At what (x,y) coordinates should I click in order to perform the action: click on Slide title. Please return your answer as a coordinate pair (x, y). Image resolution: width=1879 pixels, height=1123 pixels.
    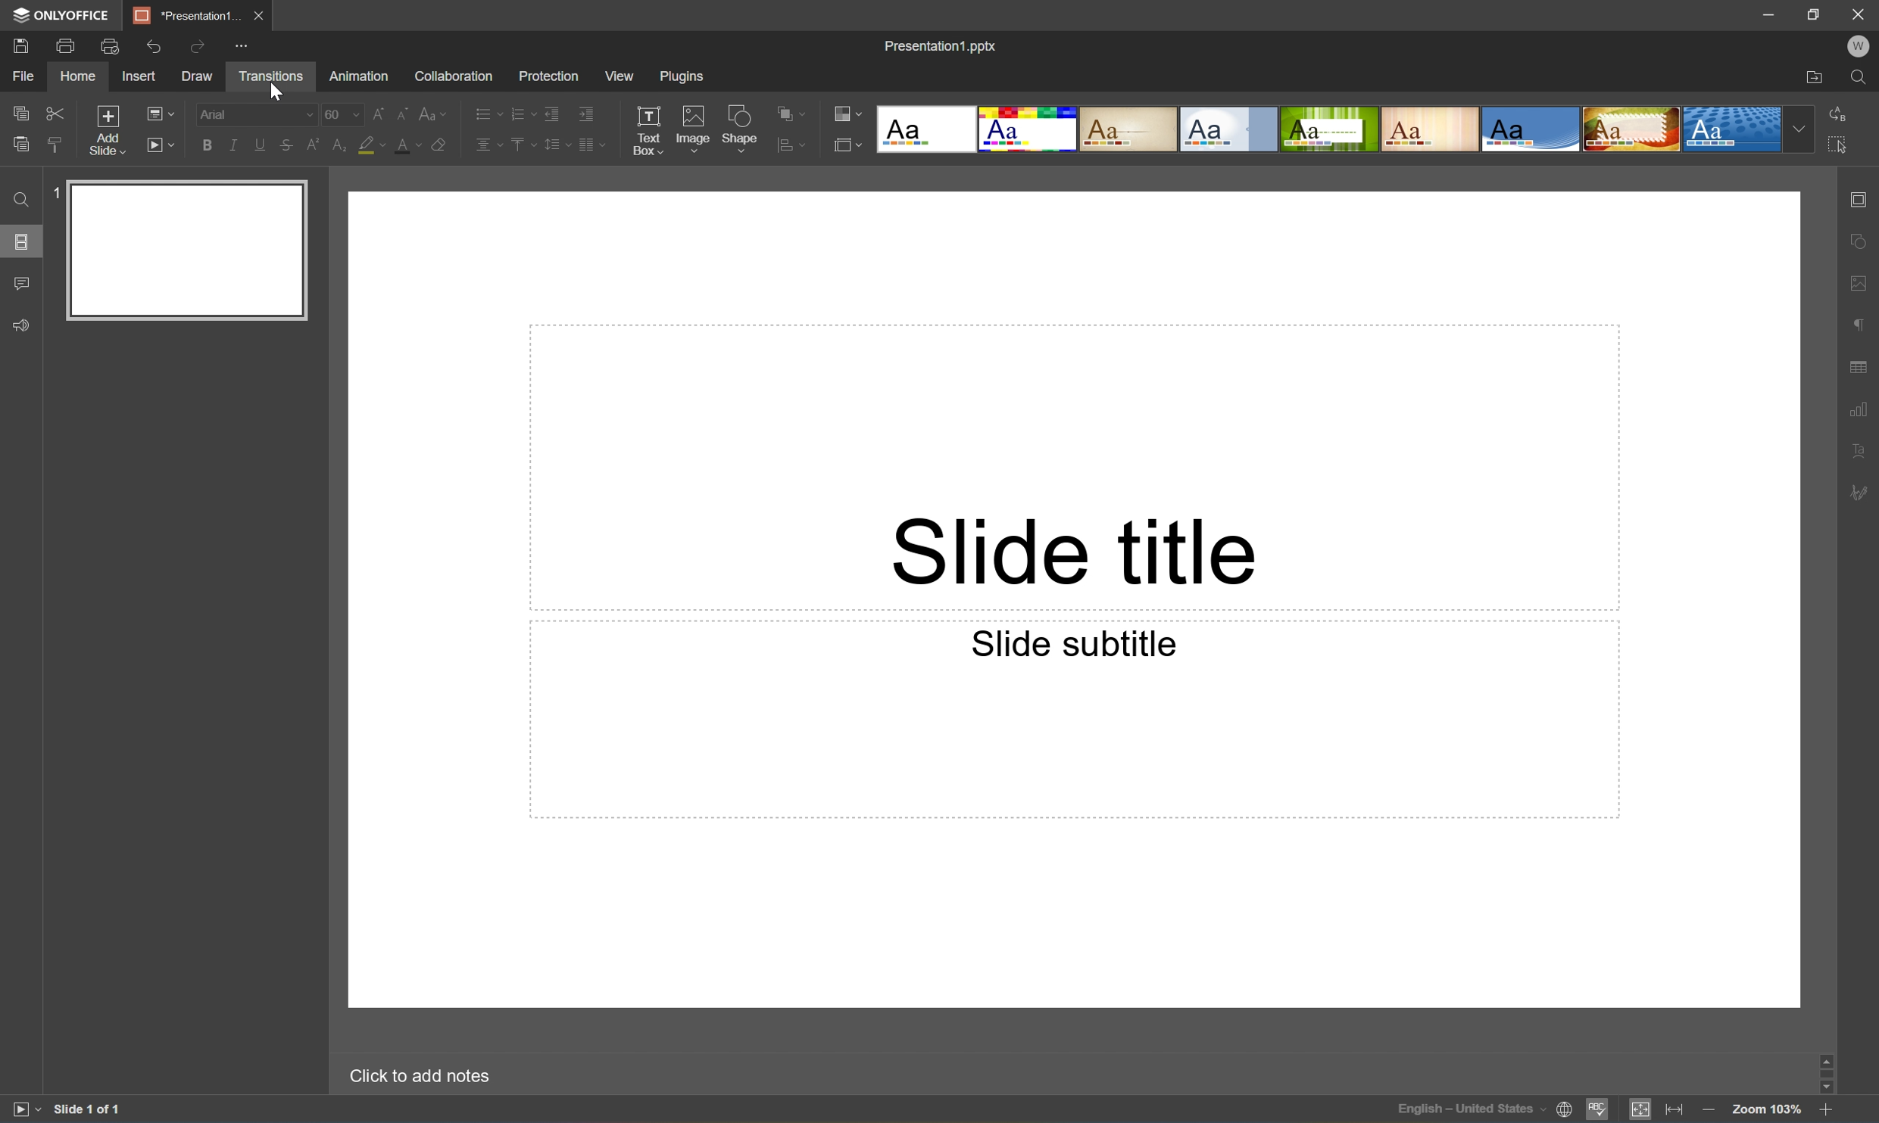
    Looking at the image, I should click on (1075, 550).